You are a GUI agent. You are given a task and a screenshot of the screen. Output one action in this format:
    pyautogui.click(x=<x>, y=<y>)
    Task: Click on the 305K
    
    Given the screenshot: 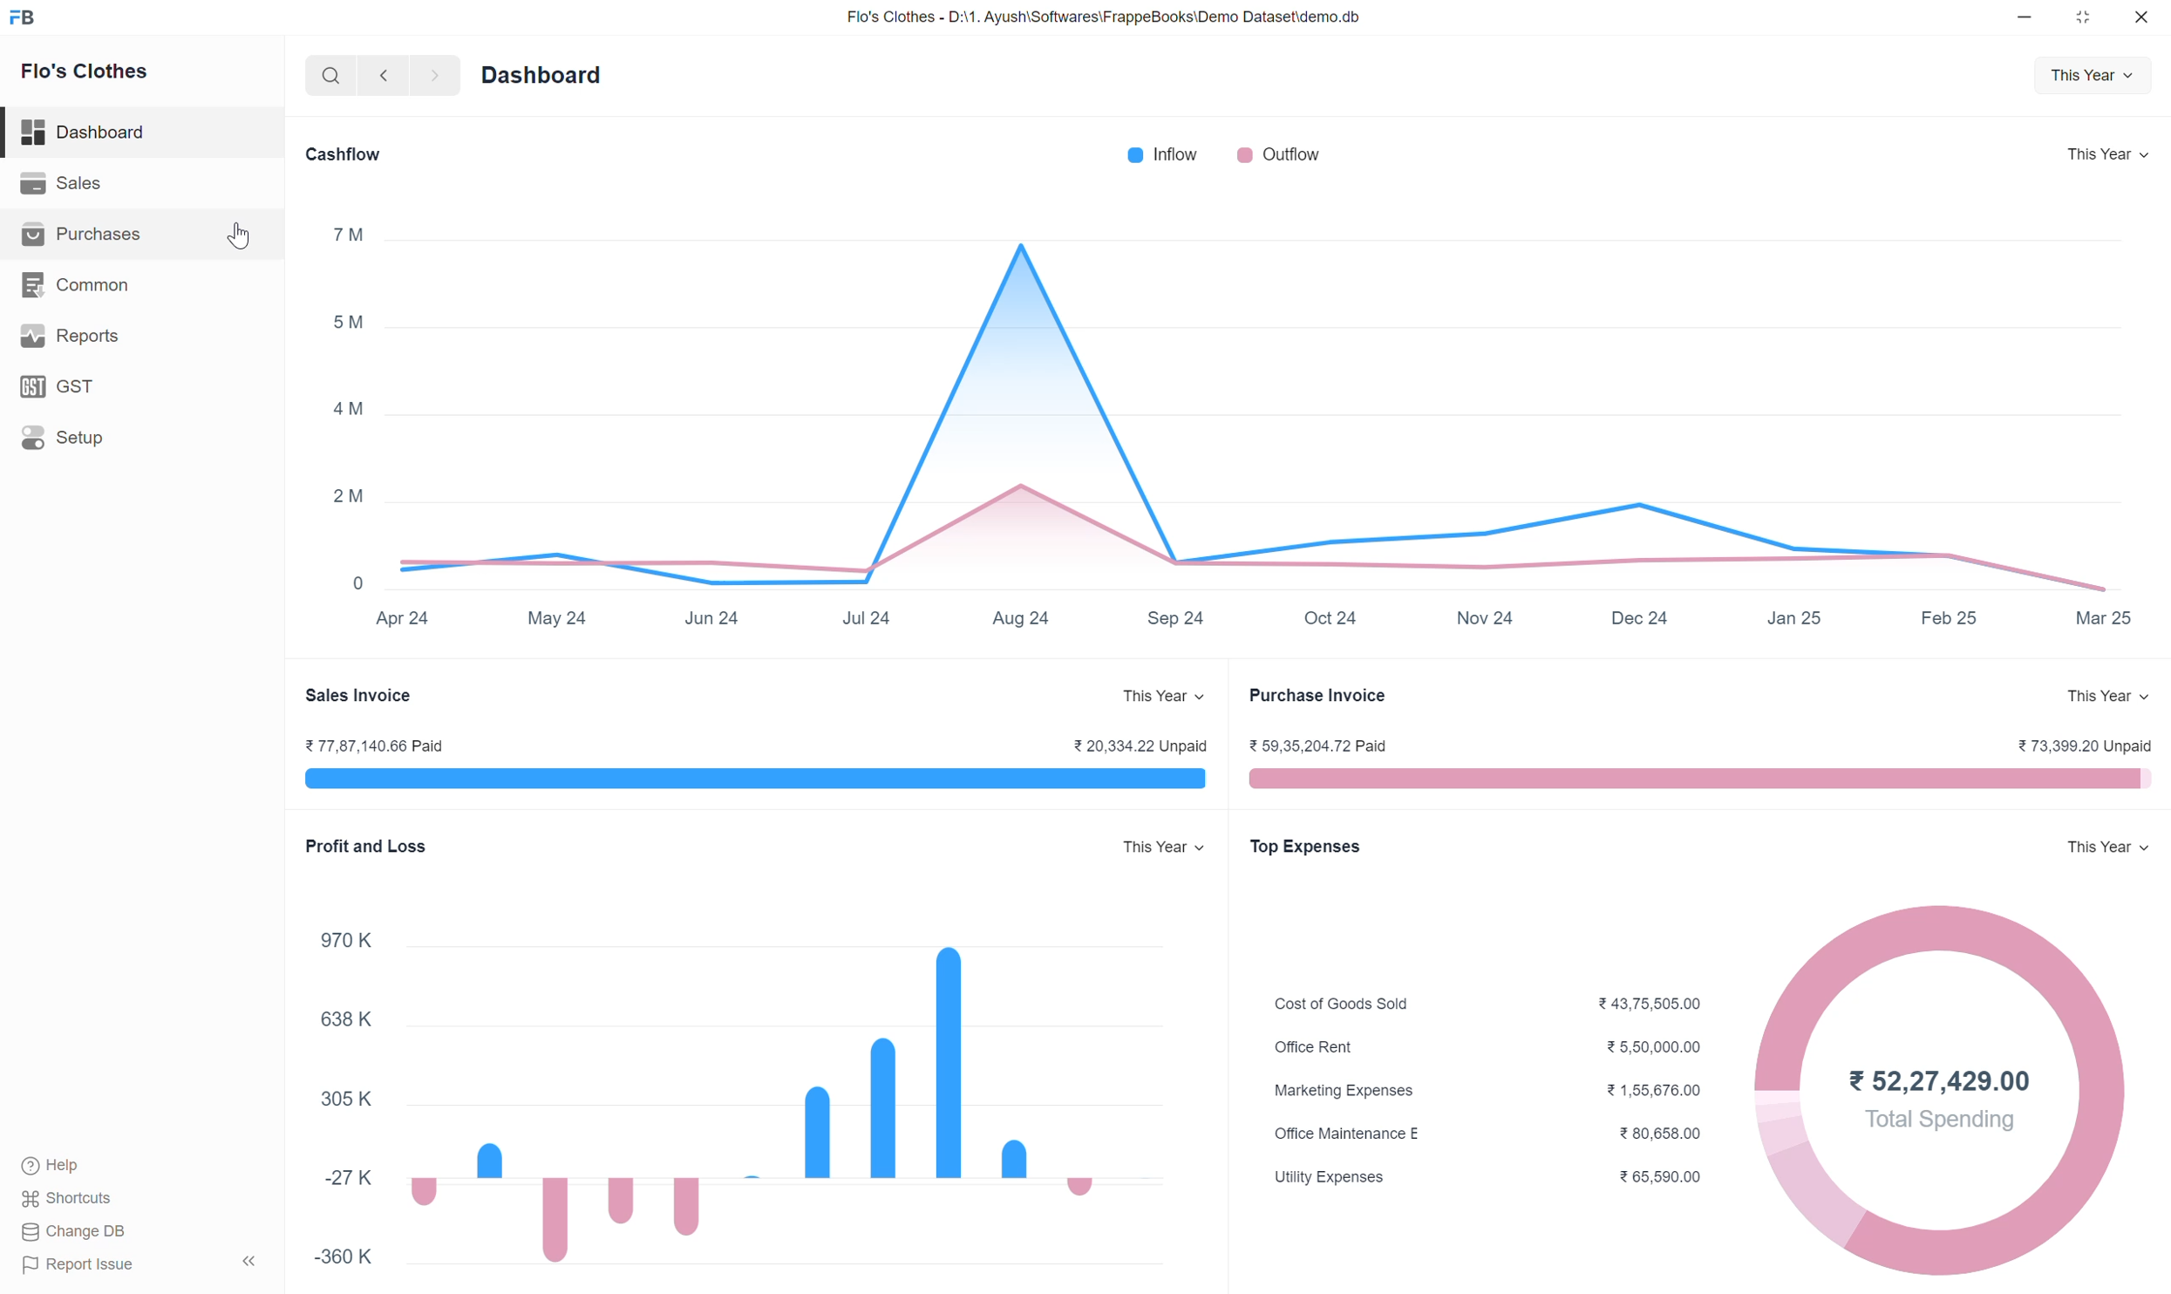 What is the action you would take?
    pyautogui.click(x=330, y=1092)
    